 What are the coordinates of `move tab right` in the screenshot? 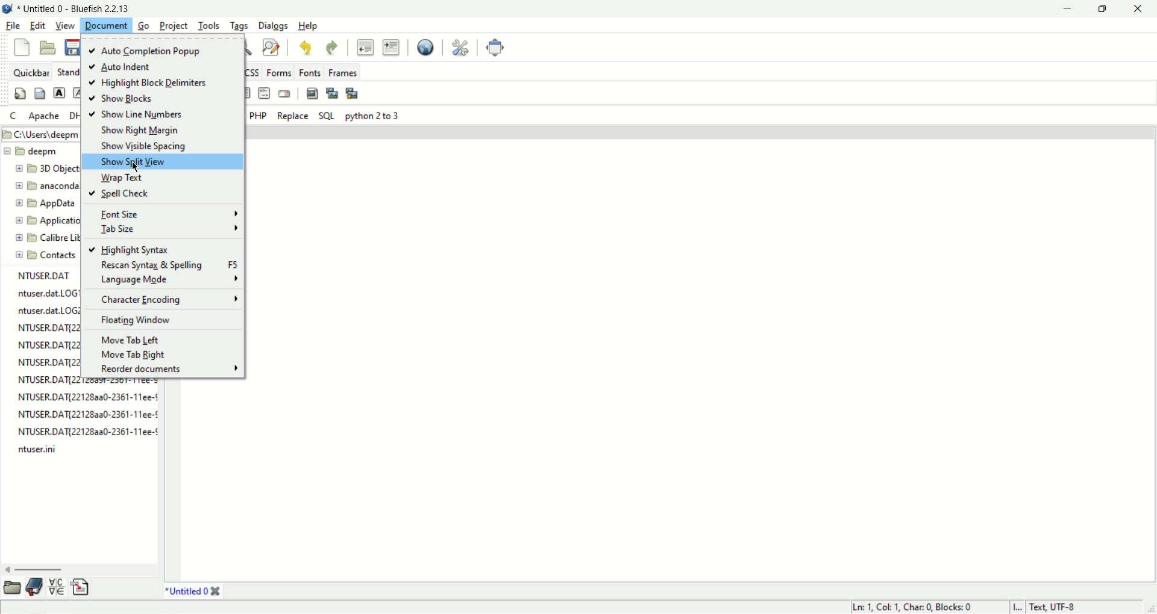 It's located at (147, 355).